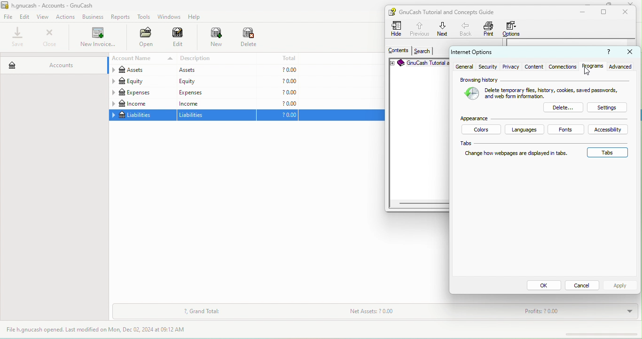  What do you see at coordinates (141, 71) in the screenshot?
I see `assets` at bounding box center [141, 71].